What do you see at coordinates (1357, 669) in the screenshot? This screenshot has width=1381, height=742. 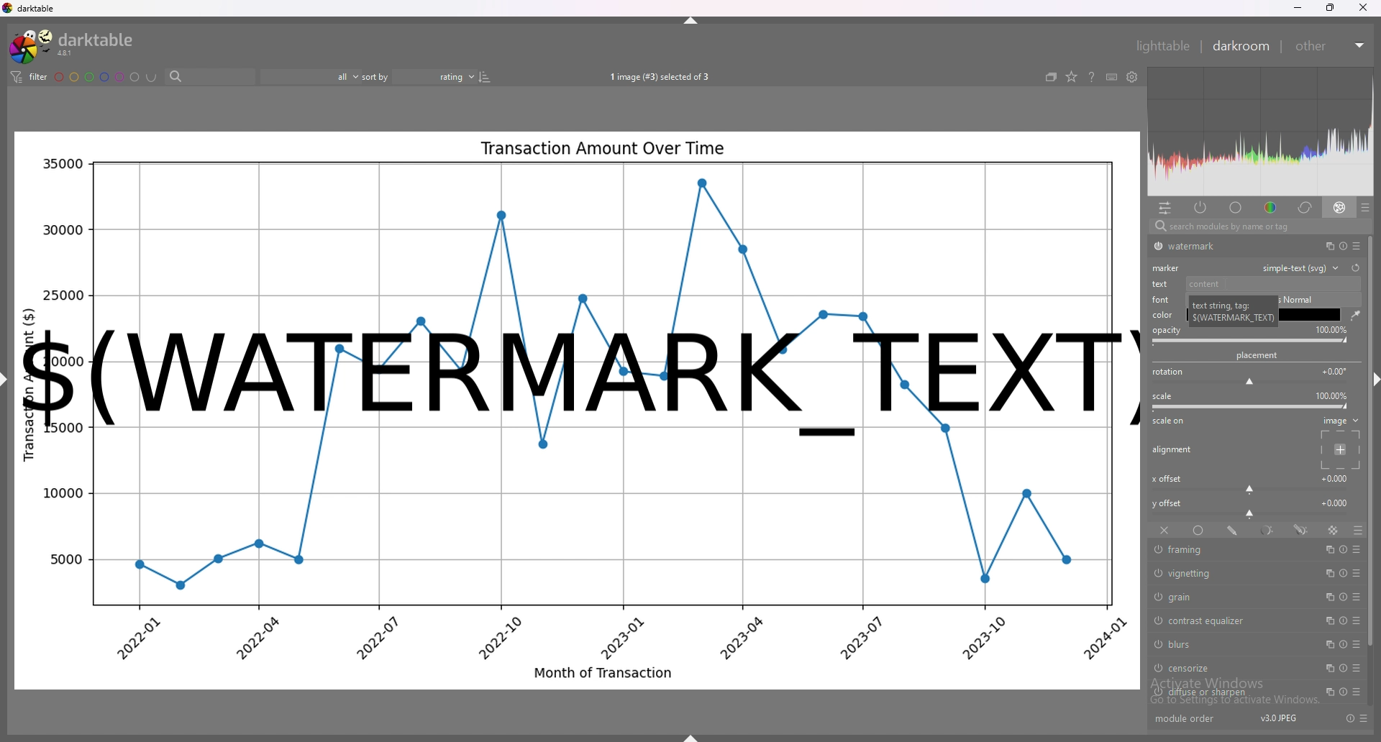 I see `presets` at bounding box center [1357, 669].